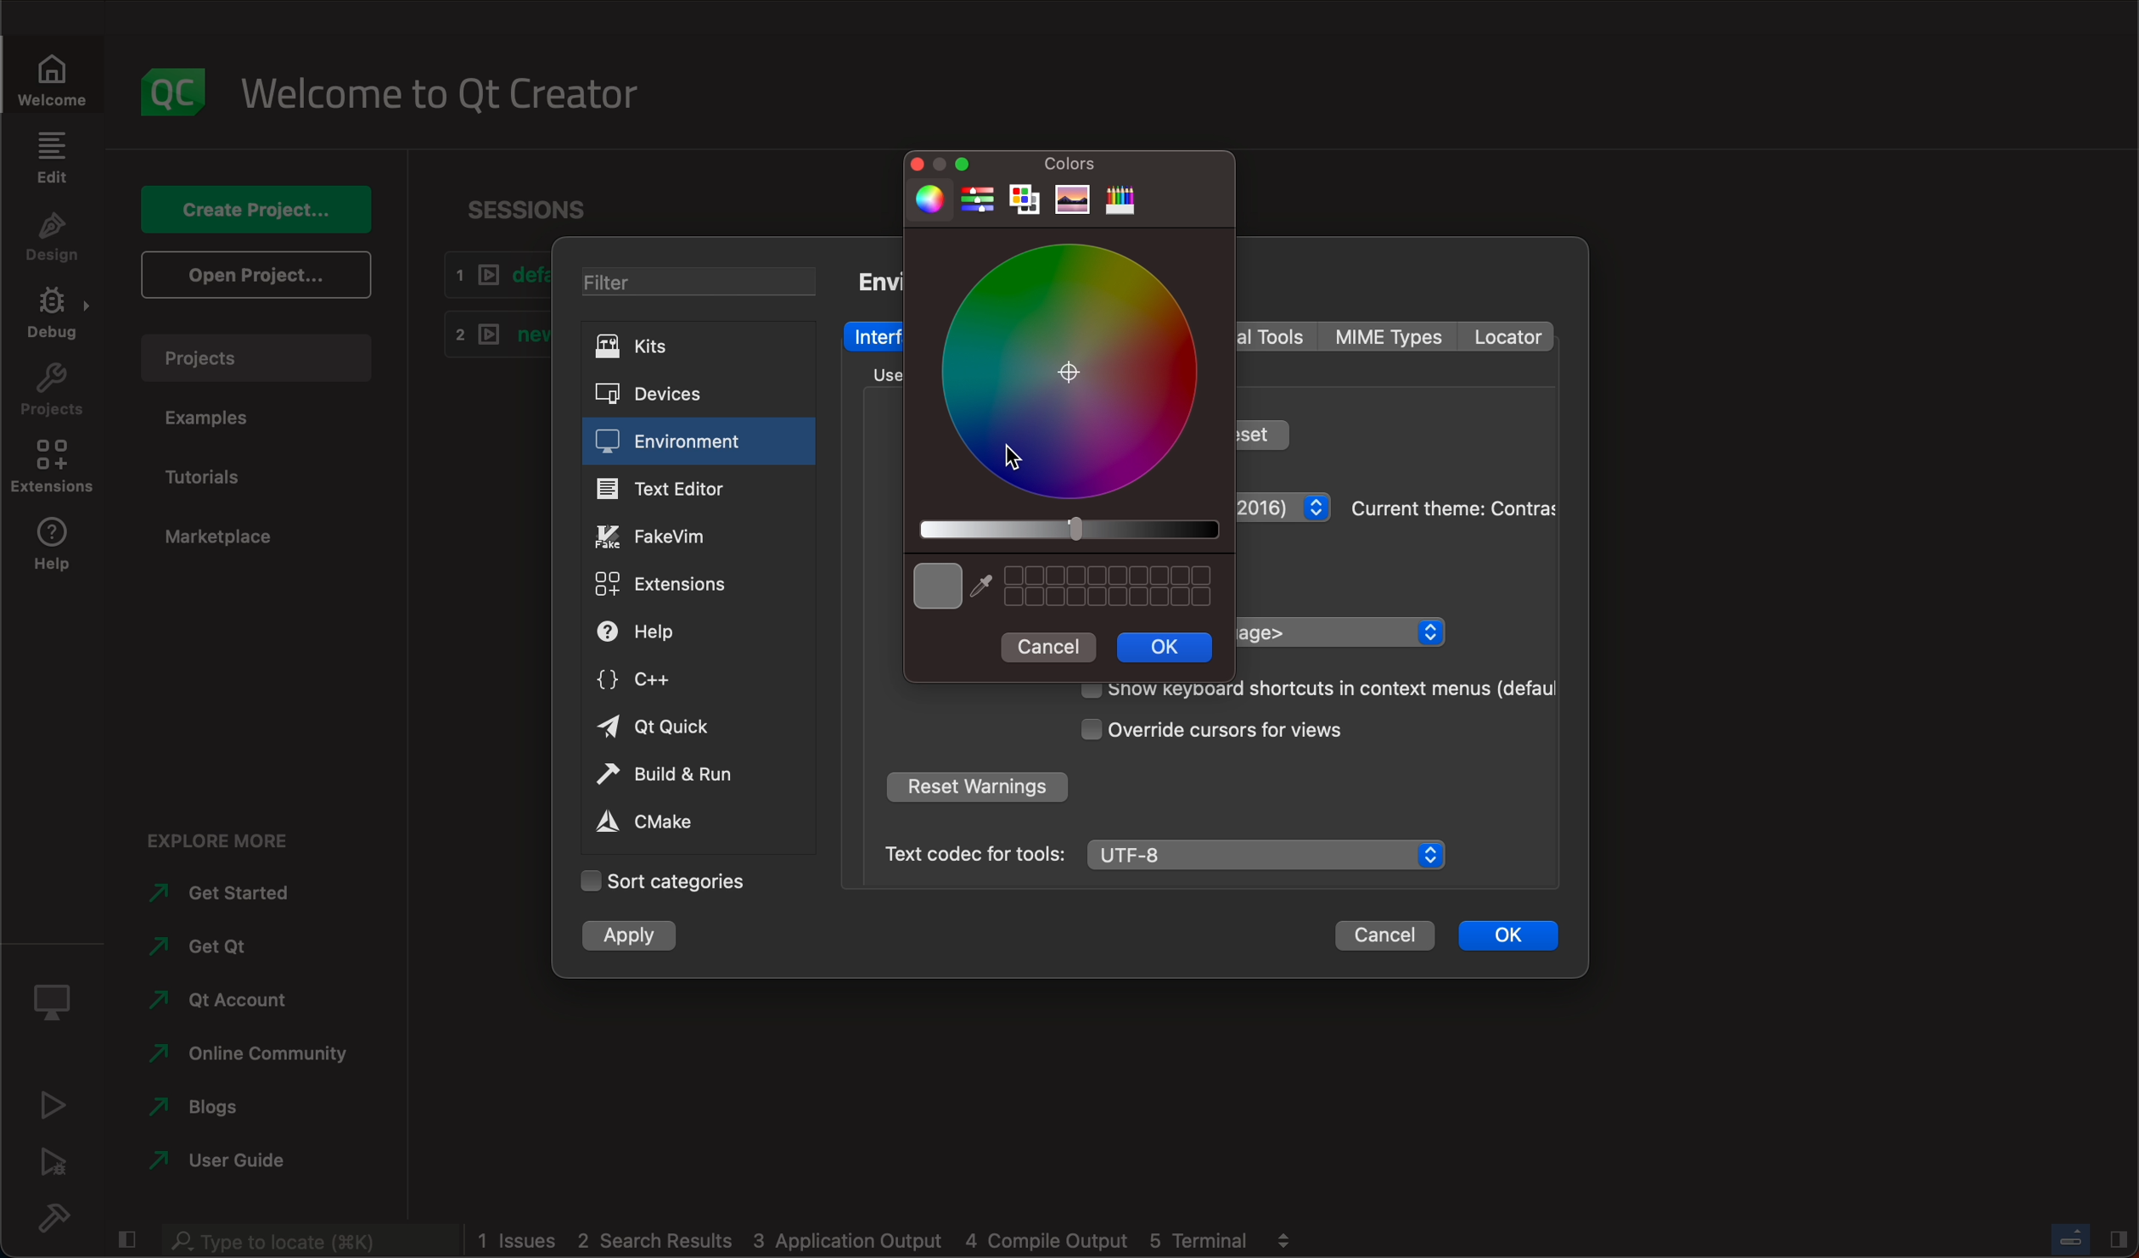 This screenshot has width=2139, height=1258. What do you see at coordinates (686, 632) in the screenshot?
I see `help` at bounding box center [686, 632].